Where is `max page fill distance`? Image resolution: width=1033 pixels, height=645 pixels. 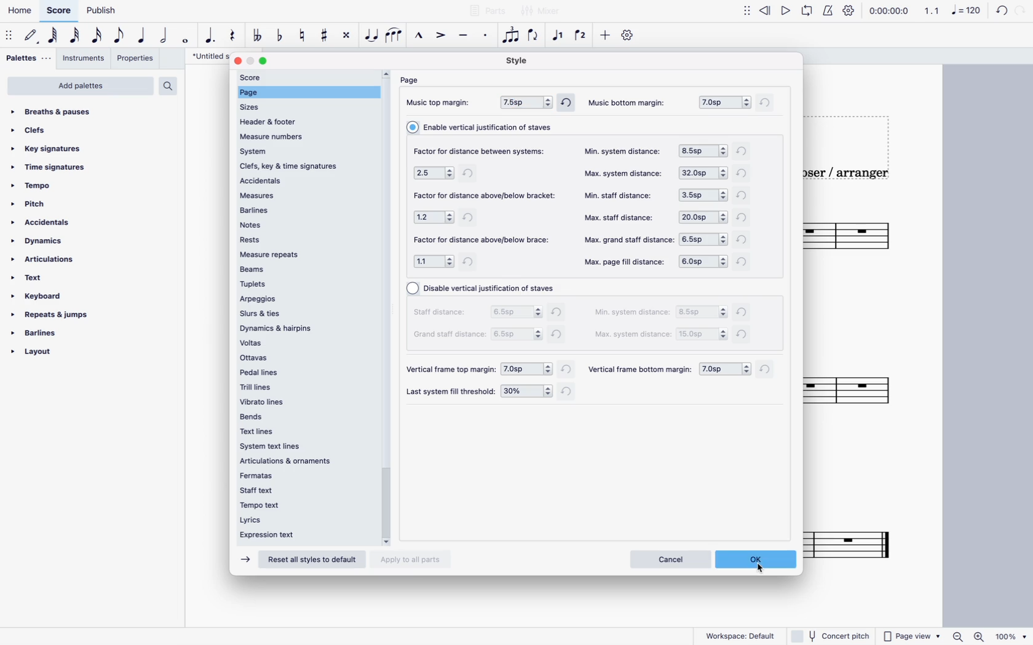 max page fill distance is located at coordinates (625, 262).